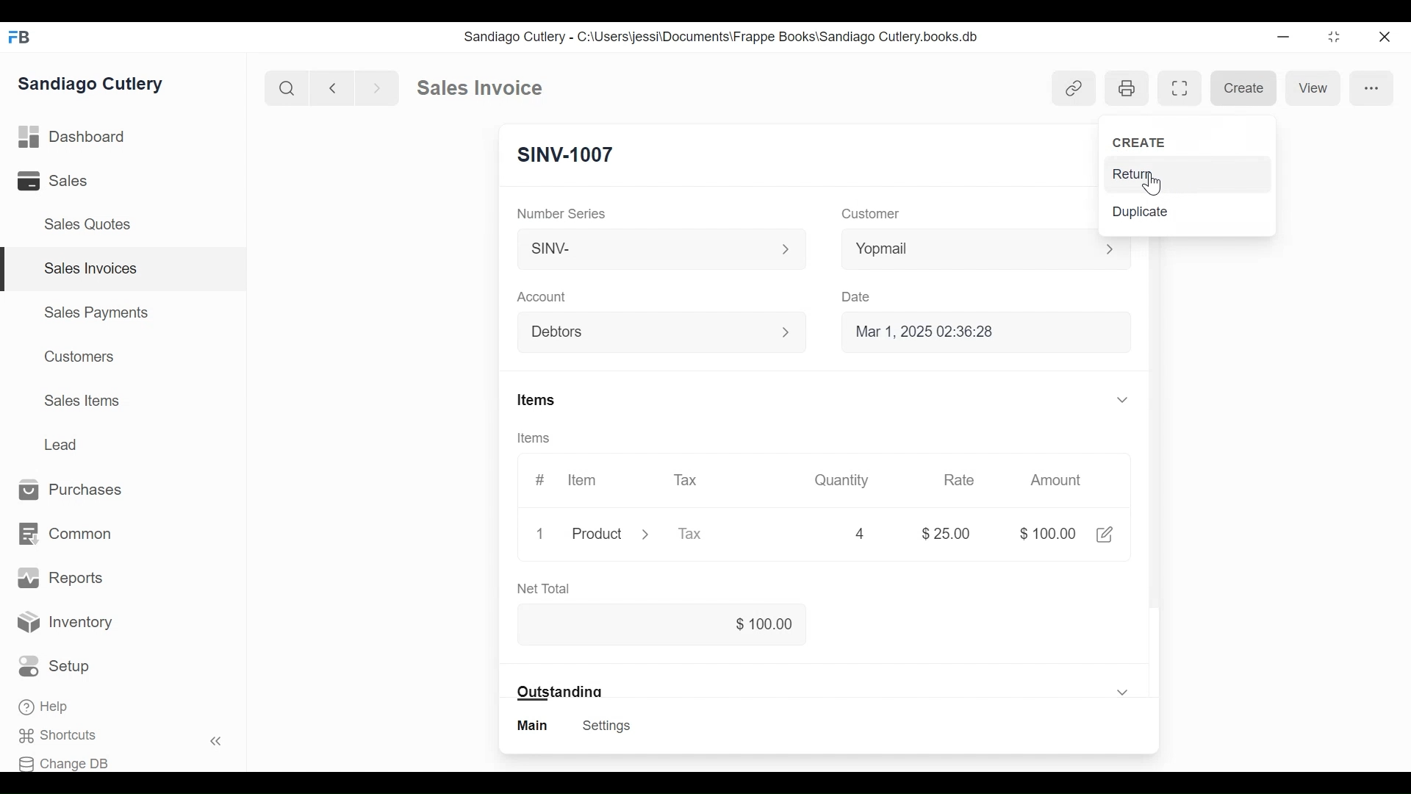 The height and width of the screenshot is (794, 1411). Describe the element at coordinates (823, 689) in the screenshot. I see `Outstanding` at that location.